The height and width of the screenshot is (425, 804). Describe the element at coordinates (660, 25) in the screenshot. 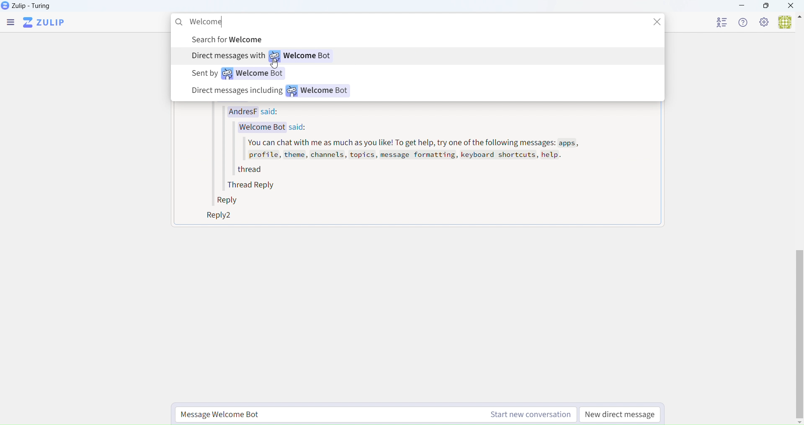

I see `close` at that location.